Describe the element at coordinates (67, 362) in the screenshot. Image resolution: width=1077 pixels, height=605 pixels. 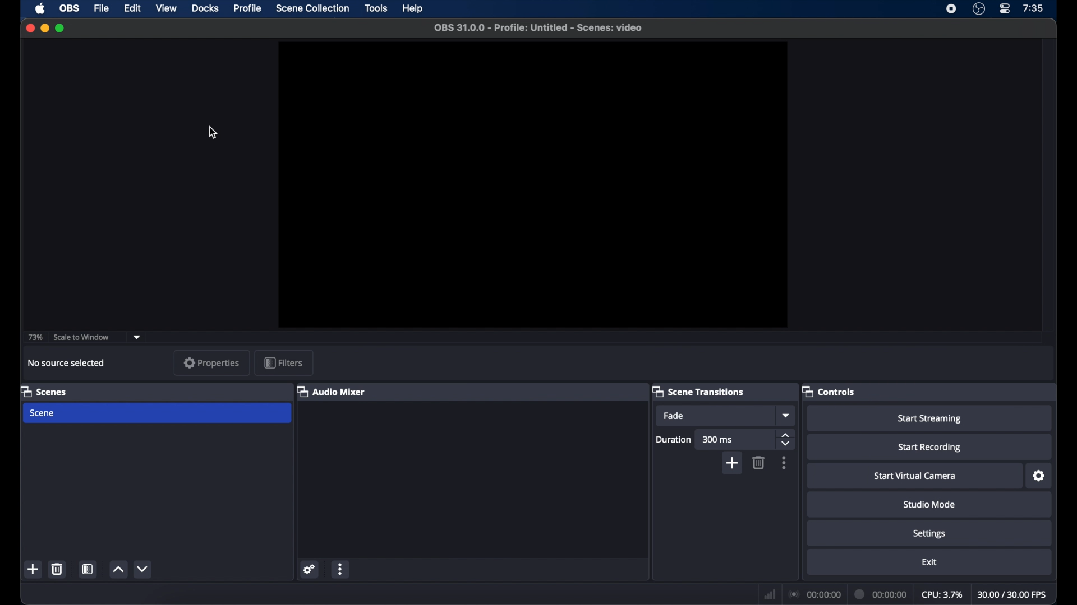
I see `no source selected` at that location.